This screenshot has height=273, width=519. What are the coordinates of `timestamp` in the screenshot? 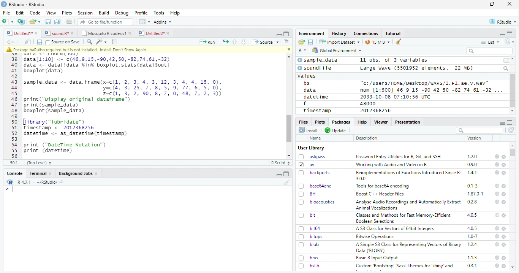 It's located at (317, 110).